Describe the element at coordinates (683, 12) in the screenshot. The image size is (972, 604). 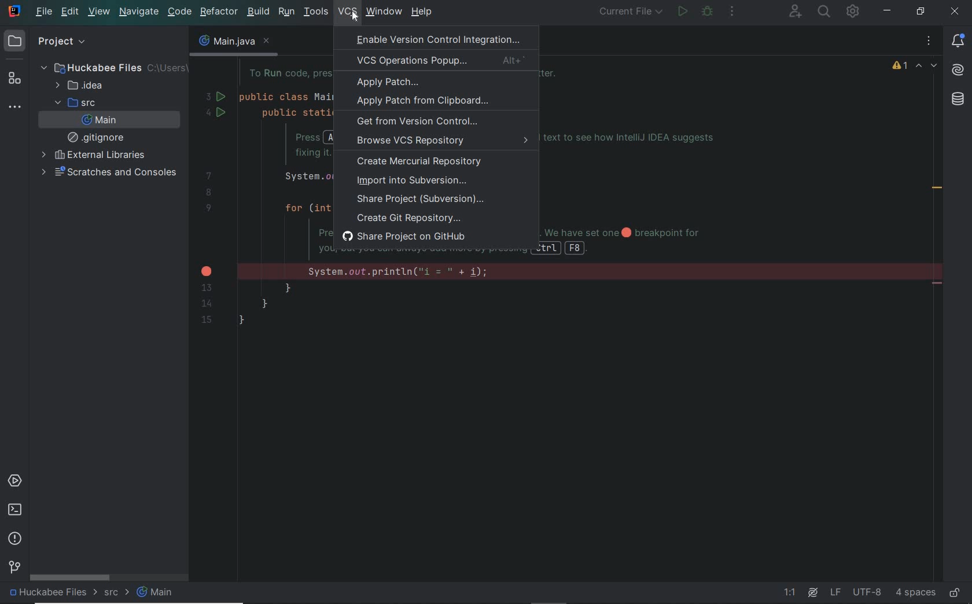
I see `run` at that location.